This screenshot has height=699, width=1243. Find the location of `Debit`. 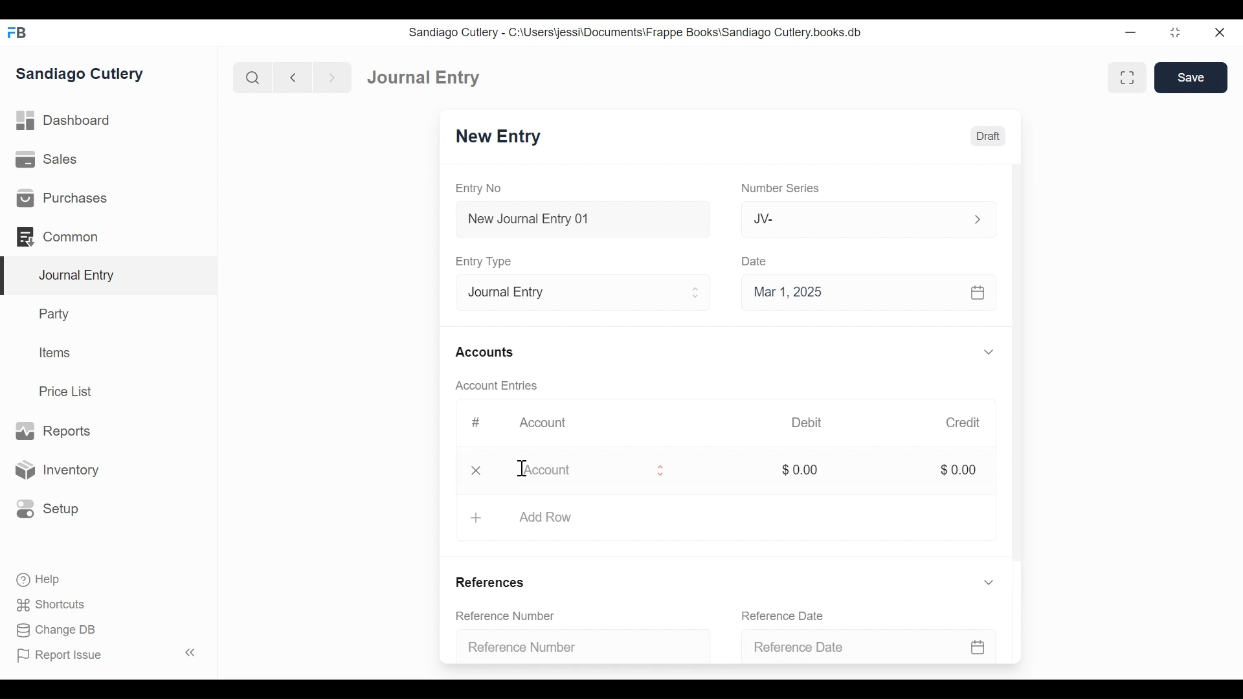

Debit is located at coordinates (809, 423).